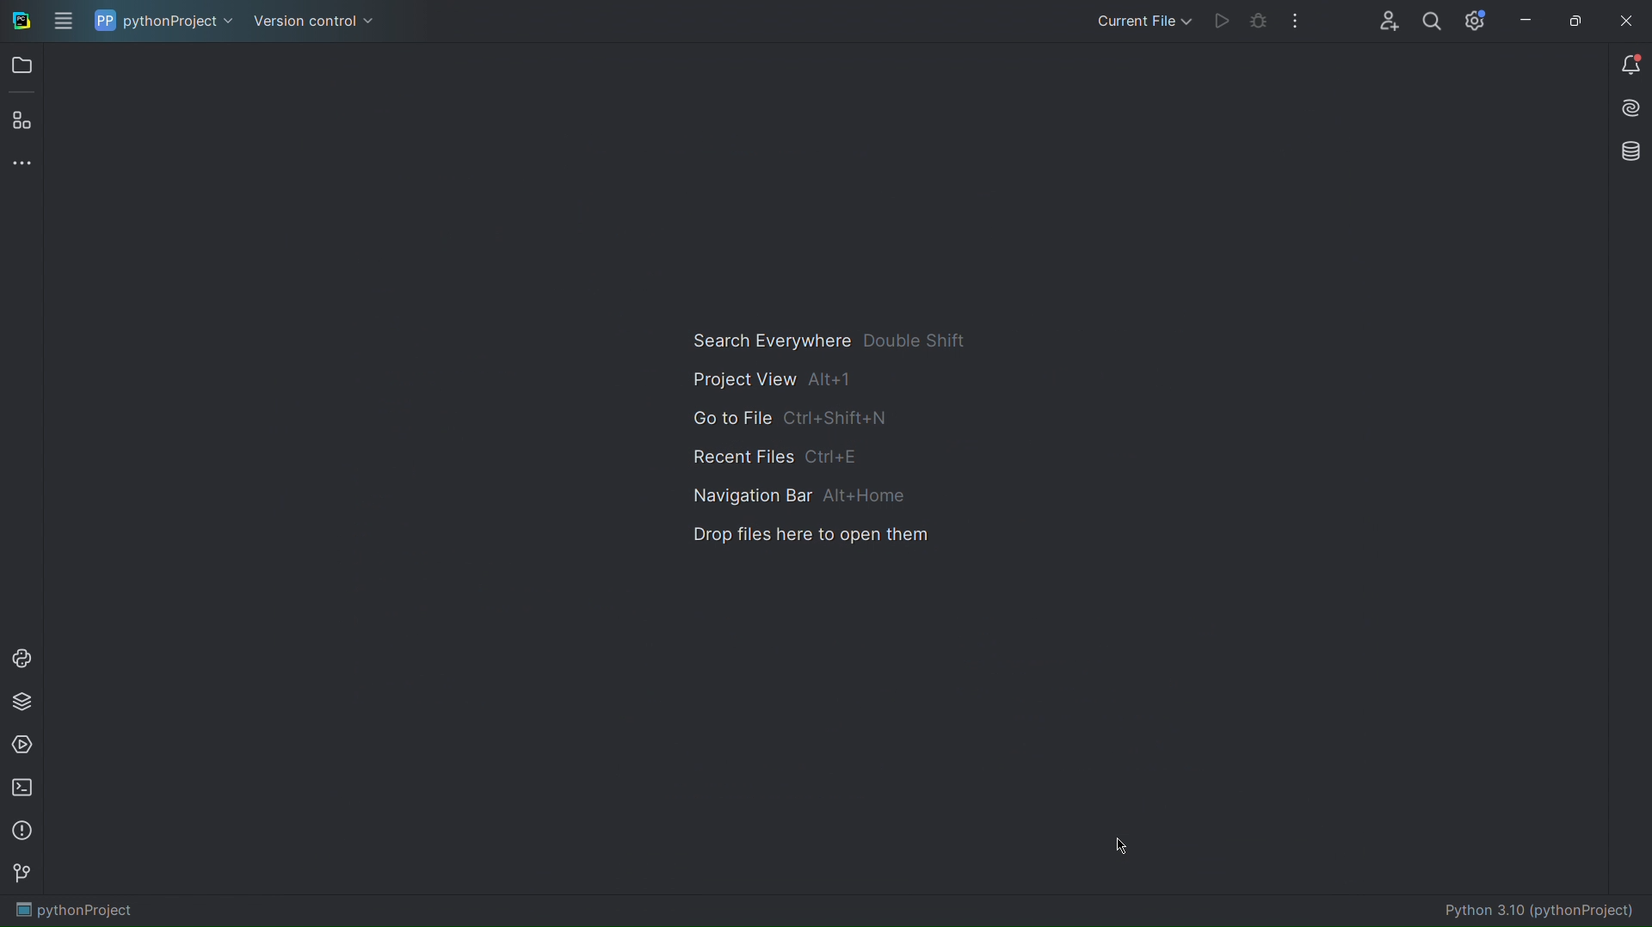 This screenshot has width=1652, height=927. Describe the element at coordinates (22, 700) in the screenshot. I see `Python Packages` at that location.